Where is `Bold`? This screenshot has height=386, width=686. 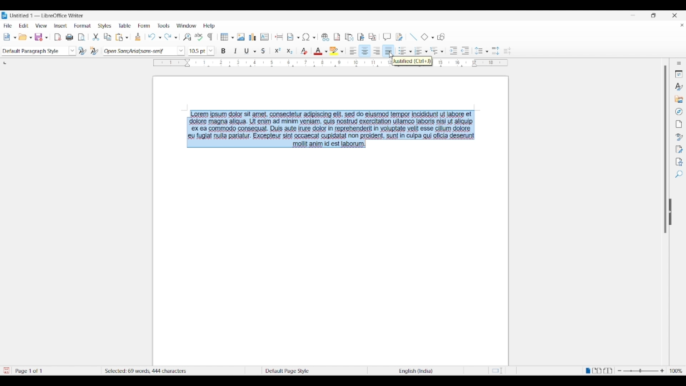
Bold is located at coordinates (224, 51).